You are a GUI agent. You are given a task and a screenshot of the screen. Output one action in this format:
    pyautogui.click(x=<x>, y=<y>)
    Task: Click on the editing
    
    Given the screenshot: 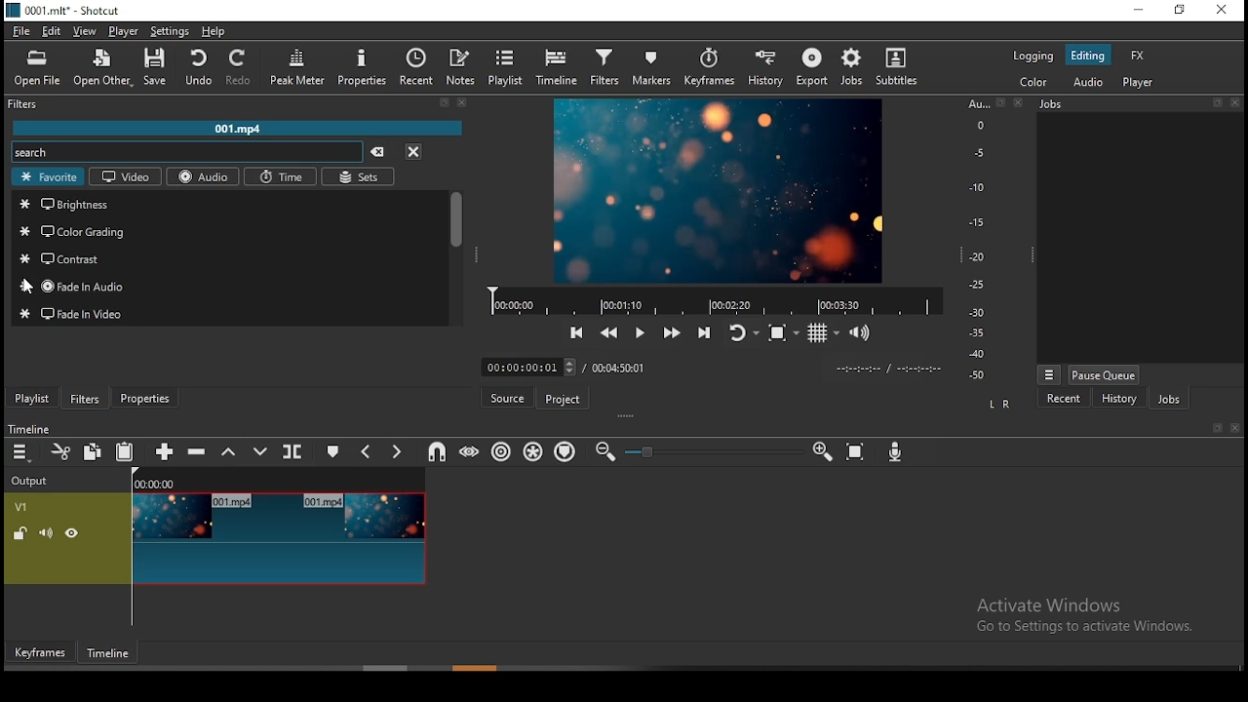 What is the action you would take?
    pyautogui.click(x=1087, y=54)
    